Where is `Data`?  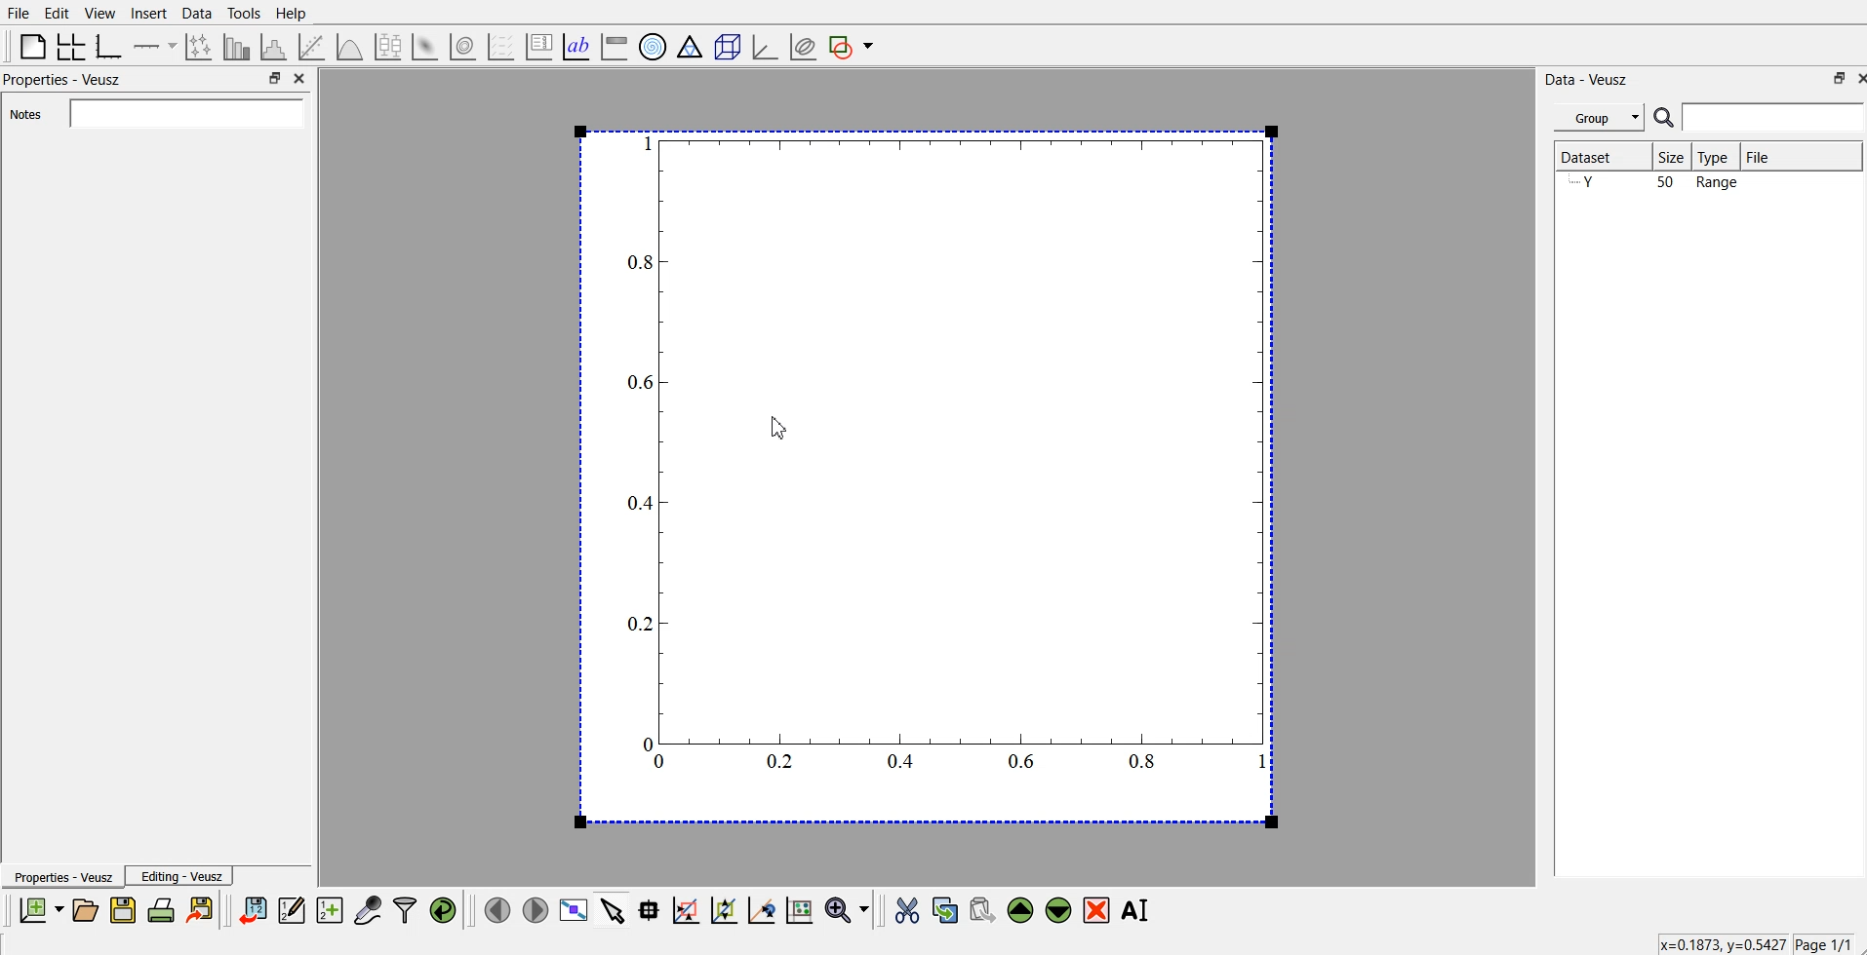 Data is located at coordinates (198, 14).